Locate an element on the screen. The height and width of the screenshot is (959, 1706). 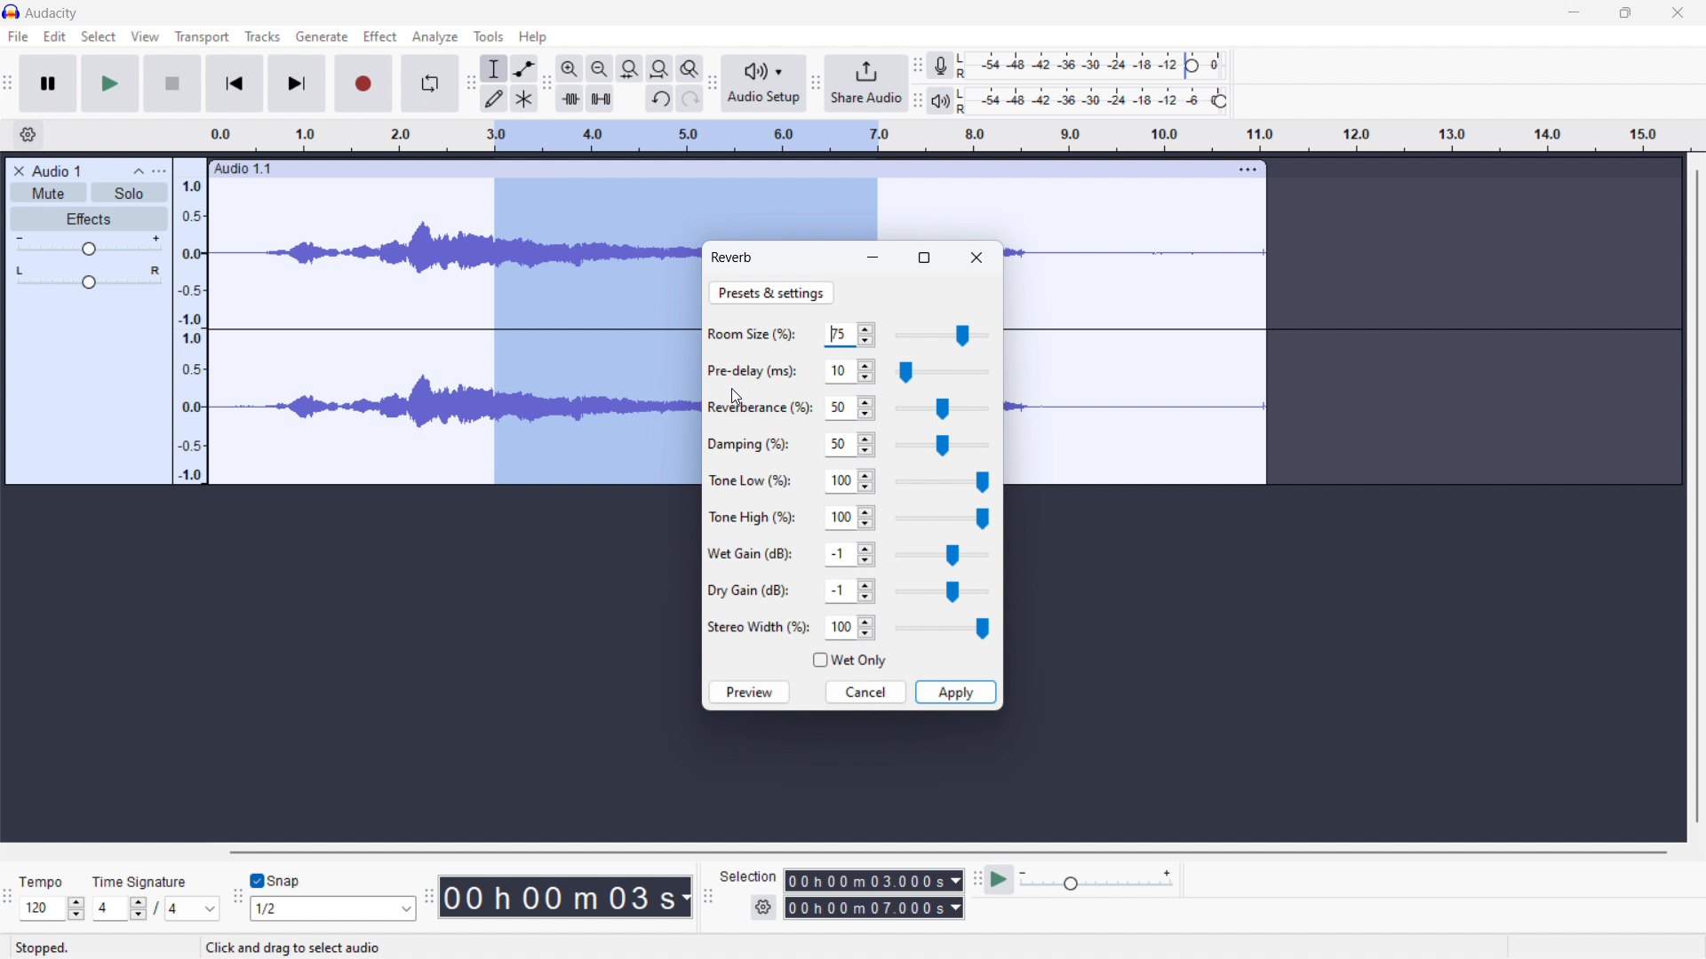
4 is located at coordinates (194, 910).